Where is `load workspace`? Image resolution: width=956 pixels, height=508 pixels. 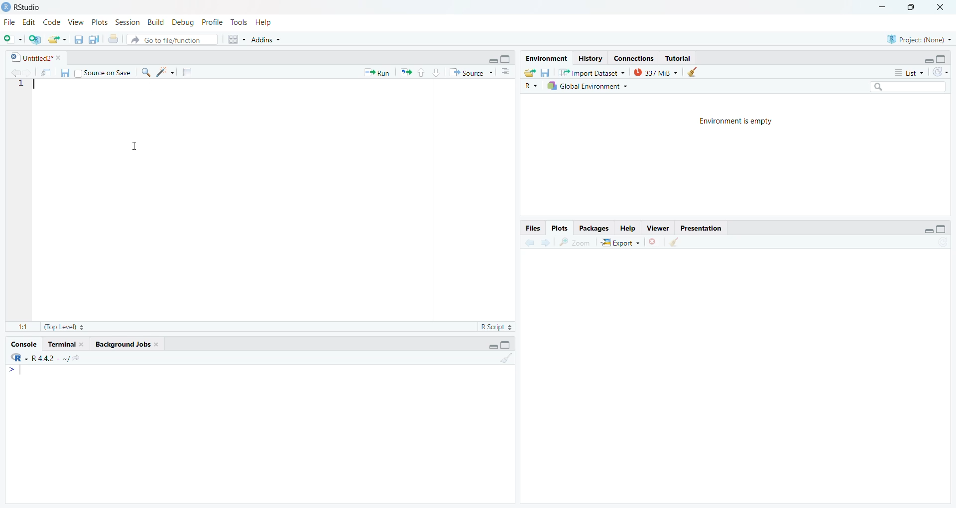 load workspace is located at coordinates (530, 73).